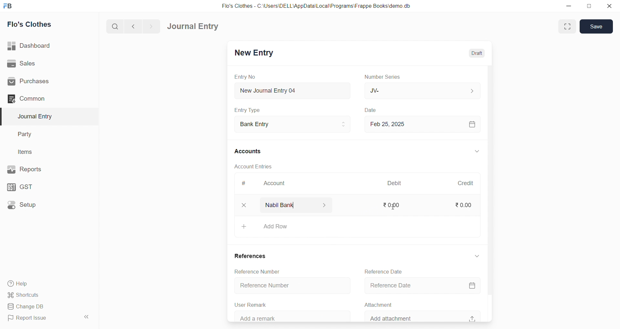 This screenshot has height=329, width=620. Describe the element at coordinates (151, 26) in the screenshot. I see `navigate forward` at that location.